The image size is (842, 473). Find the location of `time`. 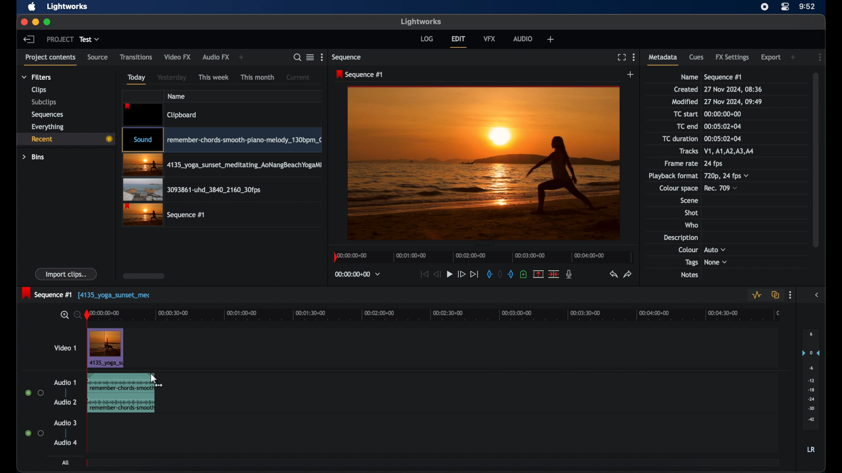

time is located at coordinates (807, 6).